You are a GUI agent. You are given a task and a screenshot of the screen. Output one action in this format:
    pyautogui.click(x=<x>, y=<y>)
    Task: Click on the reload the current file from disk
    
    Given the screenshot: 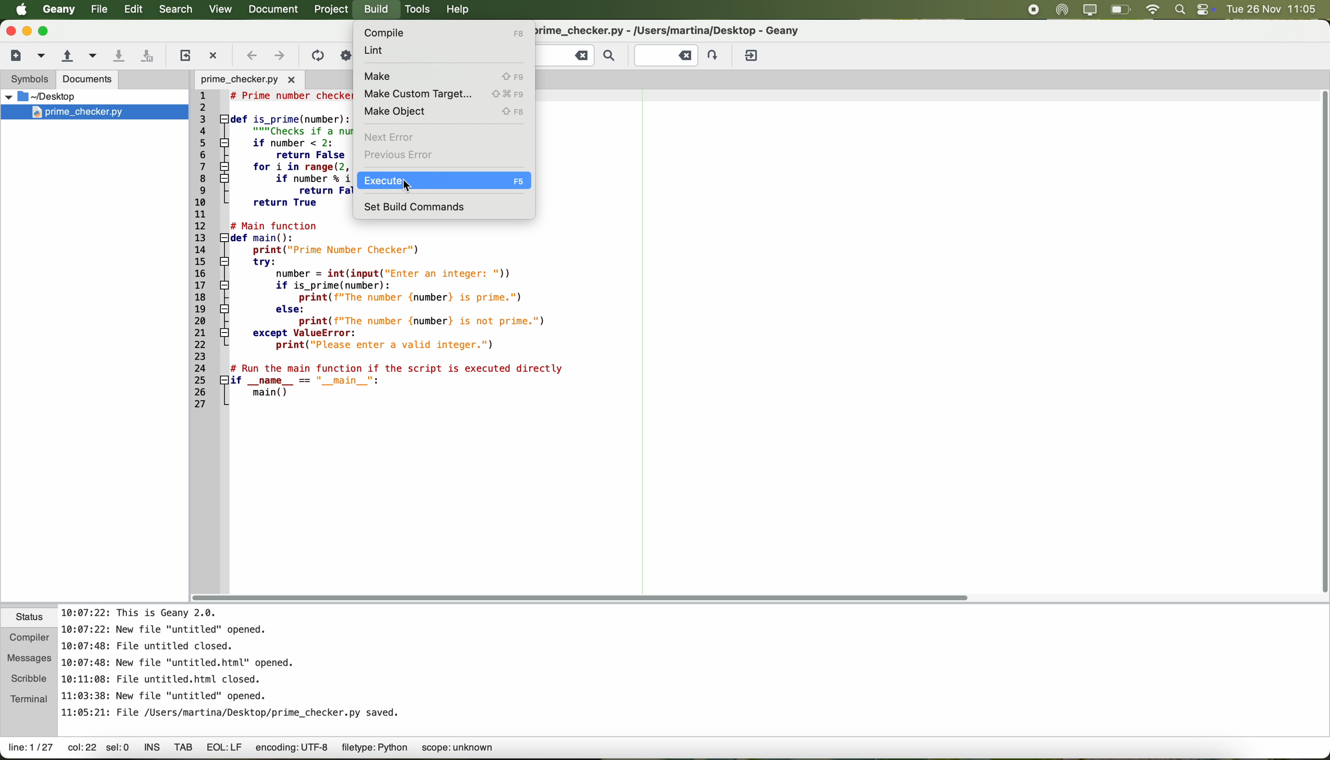 What is the action you would take?
    pyautogui.click(x=184, y=55)
    